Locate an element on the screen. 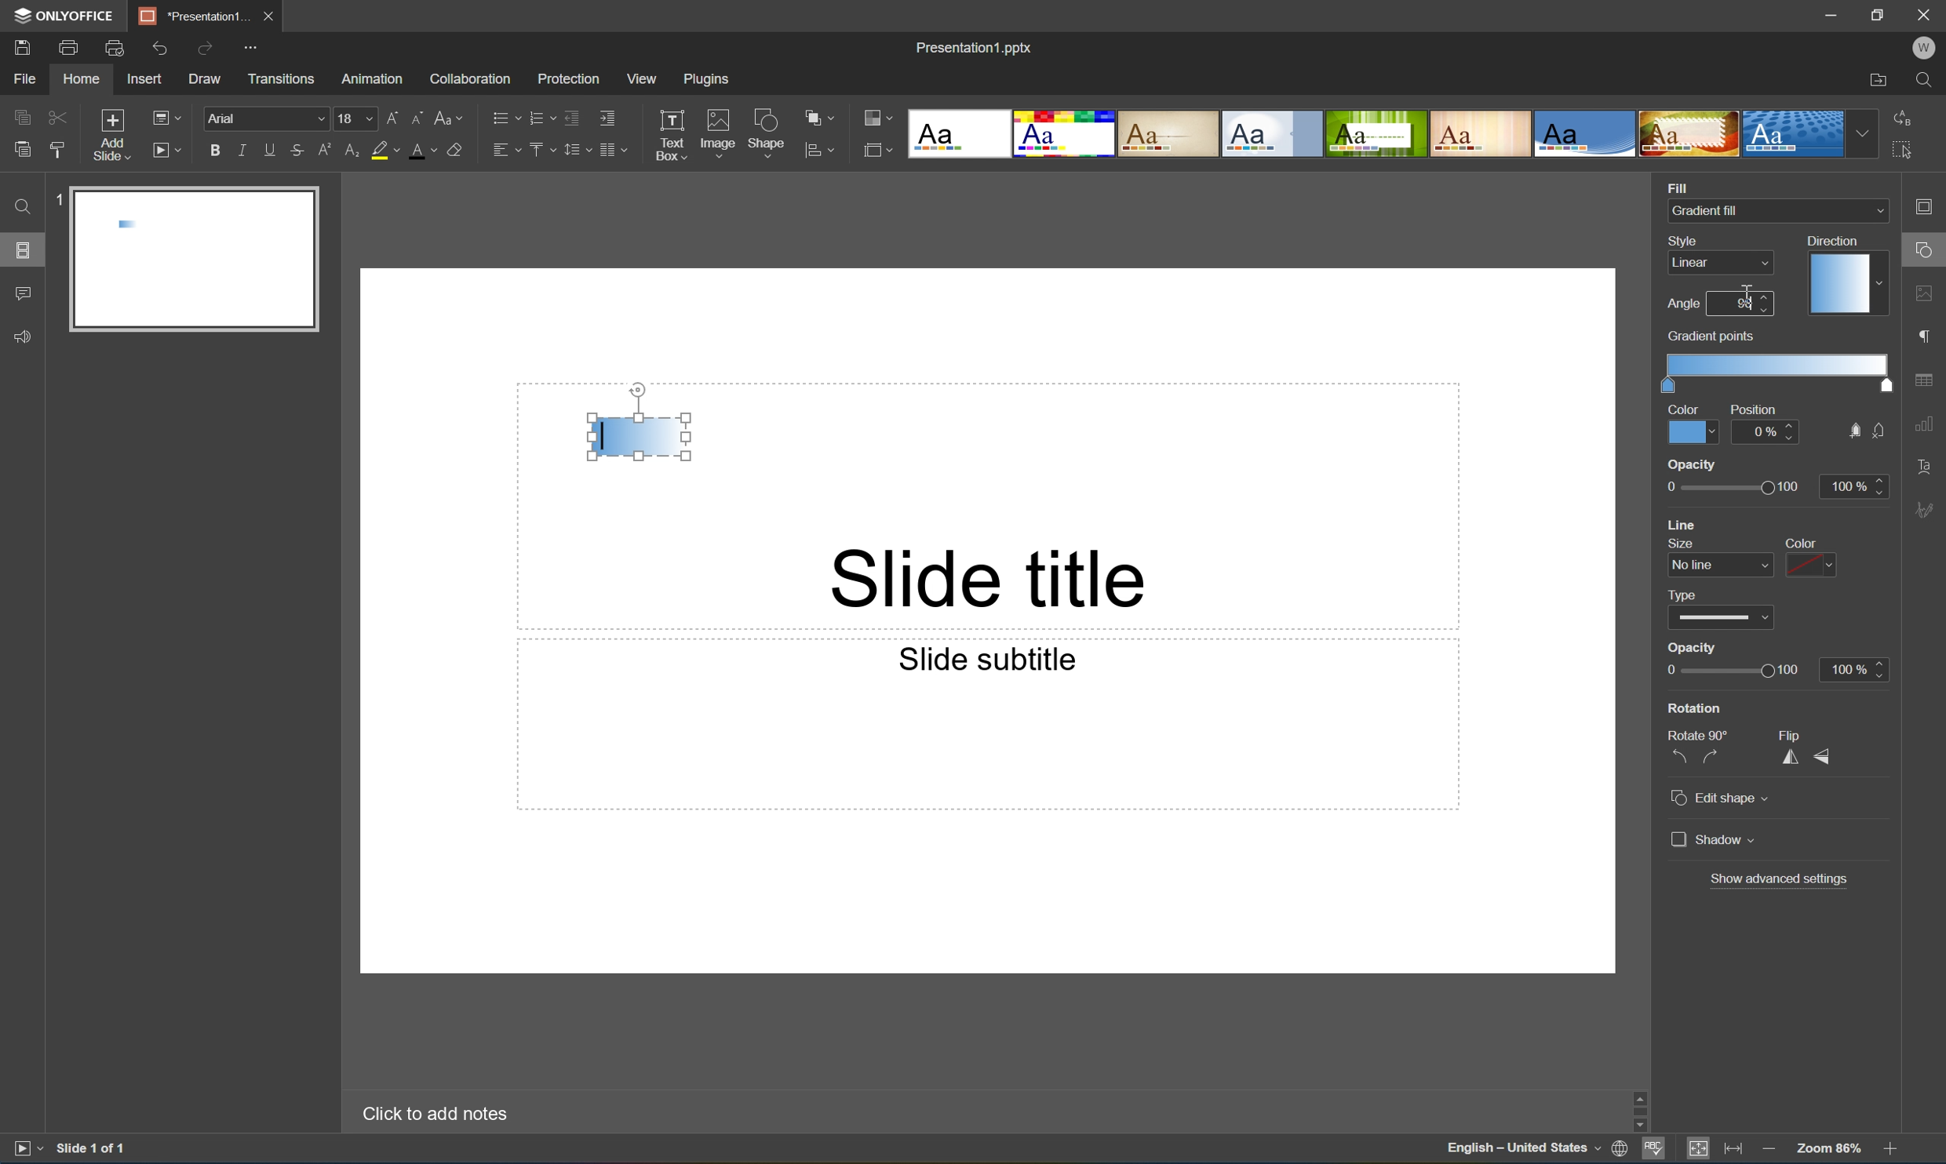 This screenshot has width=1946, height=1164. Change case is located at coordinates (449, 114).